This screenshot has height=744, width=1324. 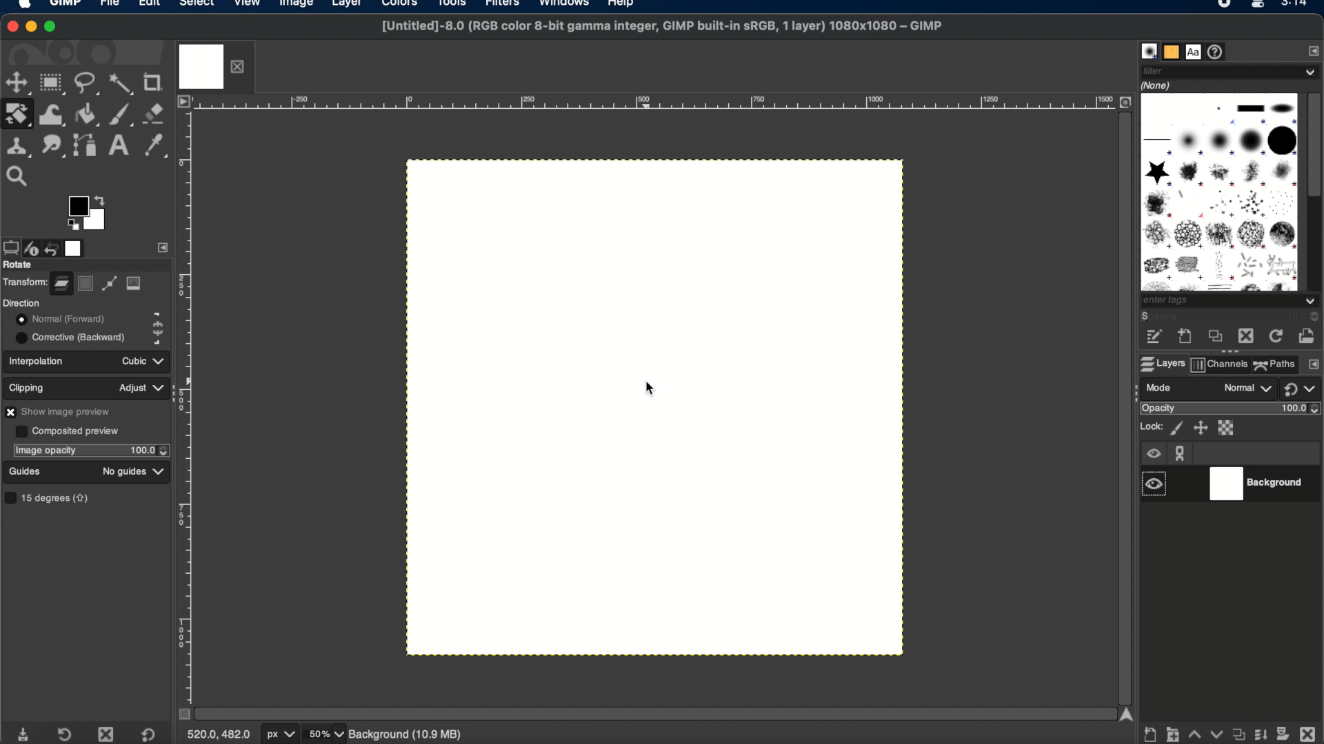 I want to click on add mask options, so click(x=1283, y=732).